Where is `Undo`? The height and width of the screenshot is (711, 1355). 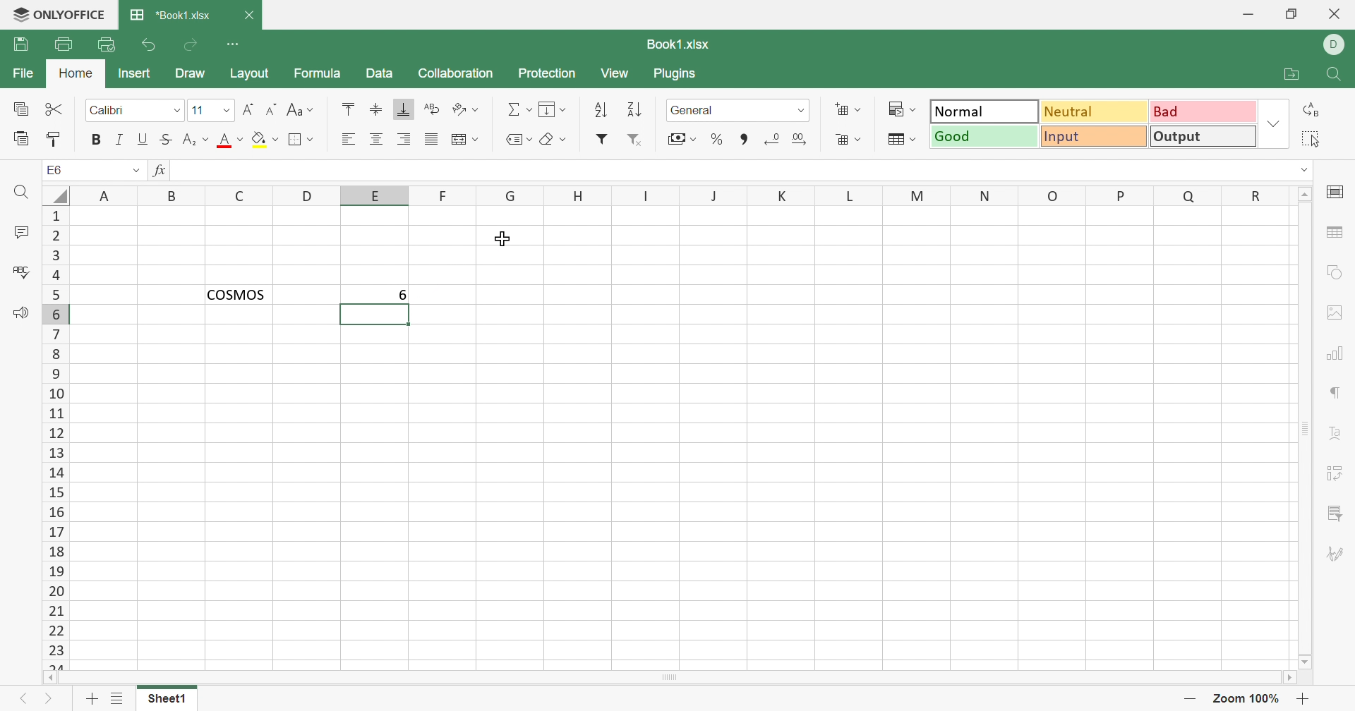
Undo is located at coordinates (152, 45).